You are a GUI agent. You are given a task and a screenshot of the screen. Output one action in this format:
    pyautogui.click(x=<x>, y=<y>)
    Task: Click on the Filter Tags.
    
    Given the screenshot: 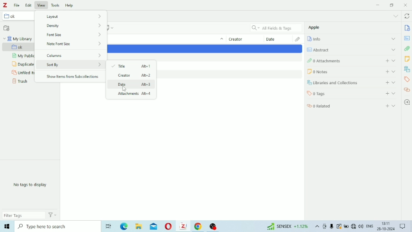 What is the action you would take?
    pyautogui.click(x=31, y=216)
    